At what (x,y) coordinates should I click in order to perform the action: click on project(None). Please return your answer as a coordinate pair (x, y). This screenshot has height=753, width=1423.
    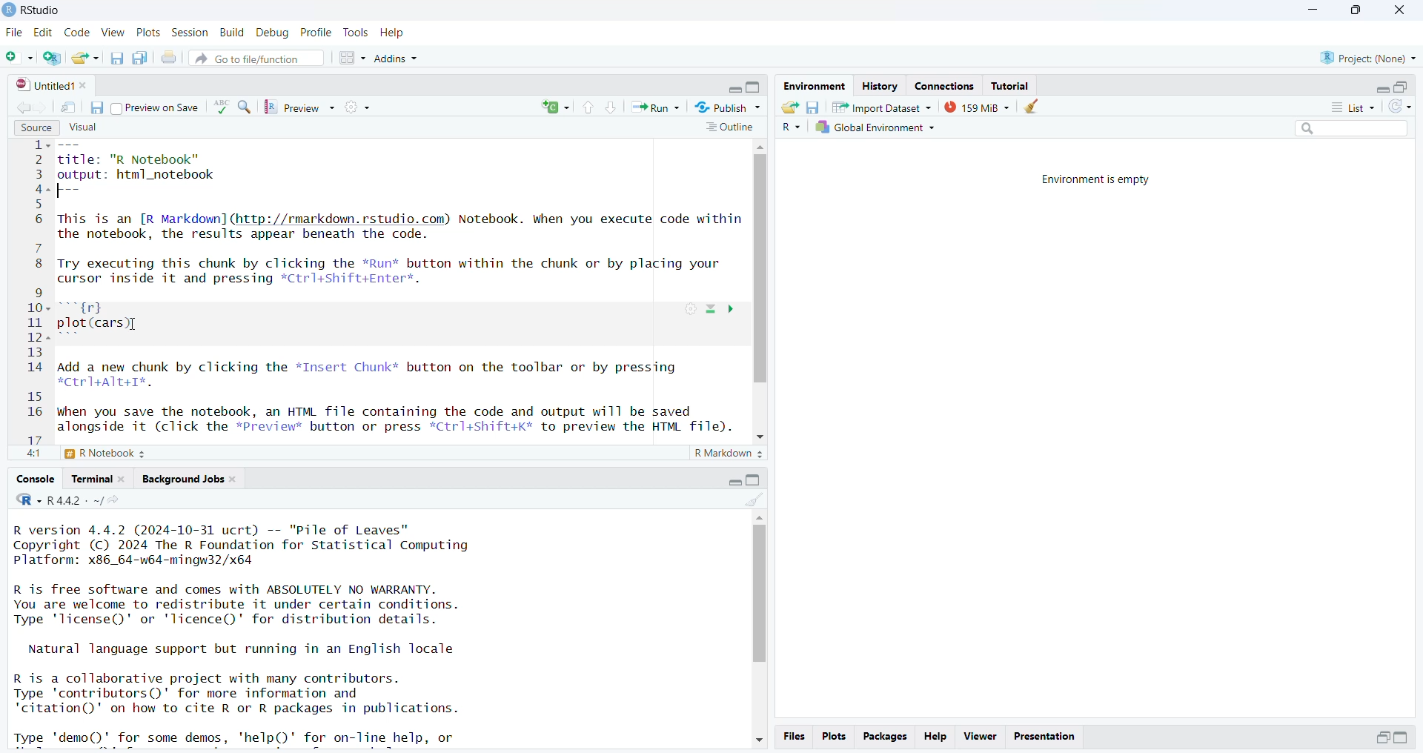
    Looking at the image, I should click on (1367, 59).